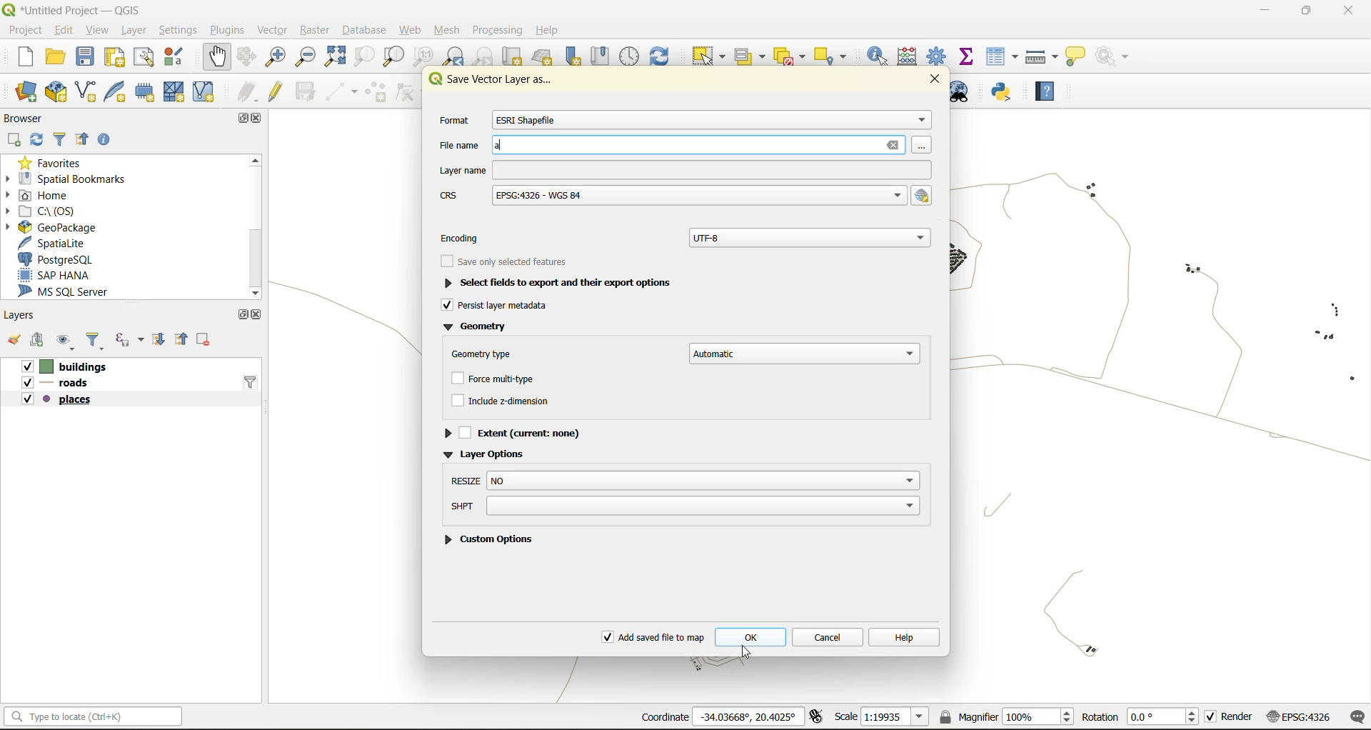 The width and height of the screenshot is (1371, 730). I want to click on expand all, so click(160, 343).